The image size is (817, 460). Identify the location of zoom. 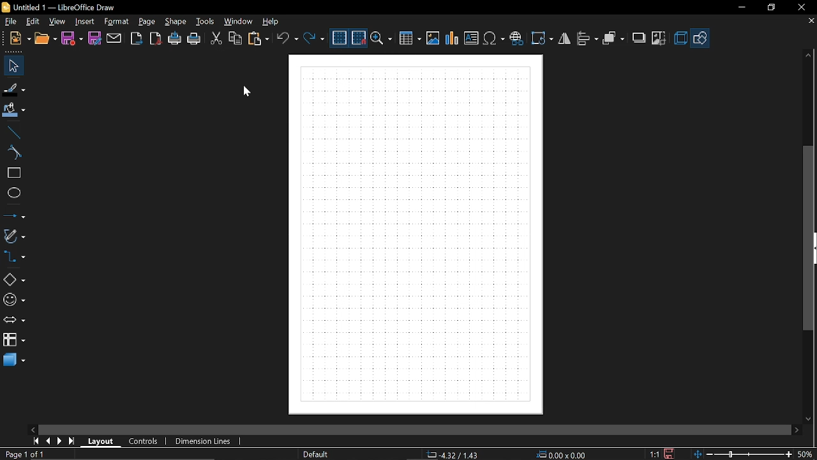
(382, 39).